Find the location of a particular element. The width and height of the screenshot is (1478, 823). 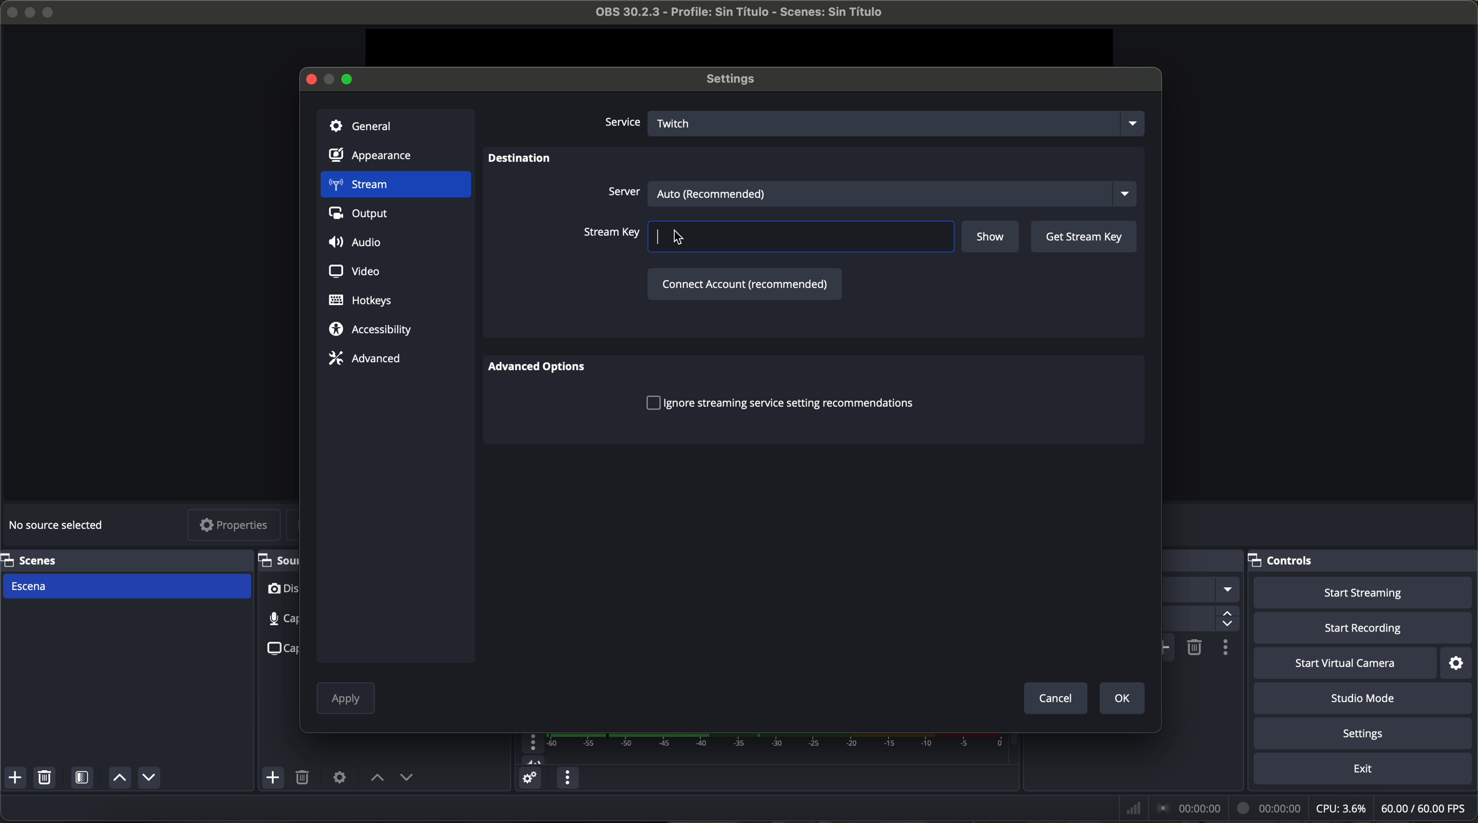

move source up is located at coordinates (118, 779).